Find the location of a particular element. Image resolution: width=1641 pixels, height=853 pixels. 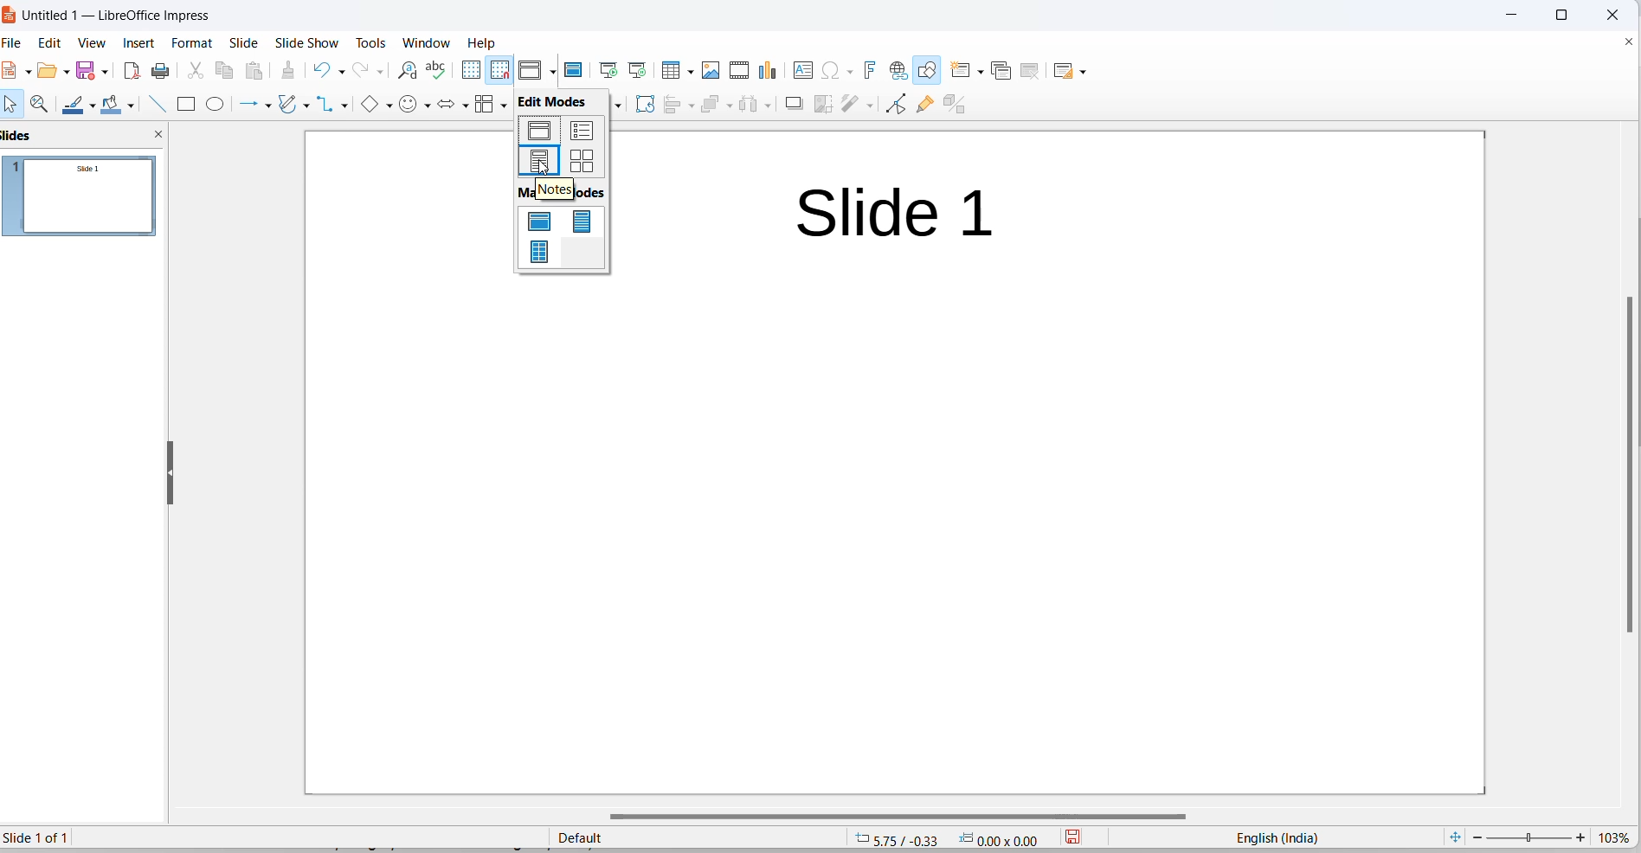

redo options is located at coordinates (380, 71).